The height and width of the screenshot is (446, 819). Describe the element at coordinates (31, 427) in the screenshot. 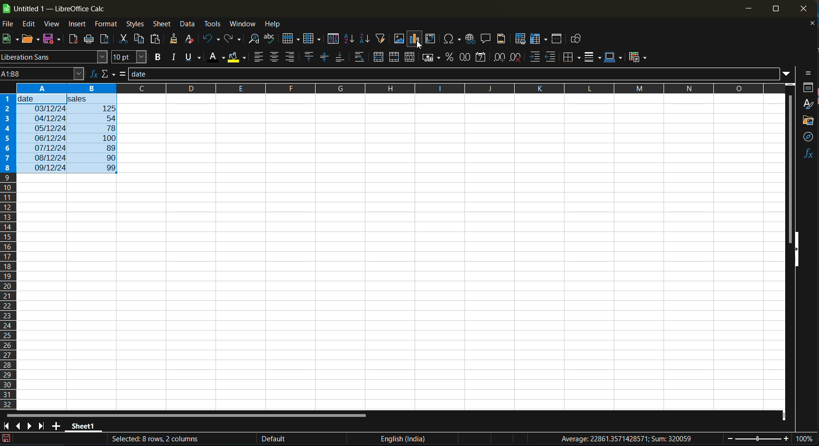

I see `scroll to next sheet` at that location.